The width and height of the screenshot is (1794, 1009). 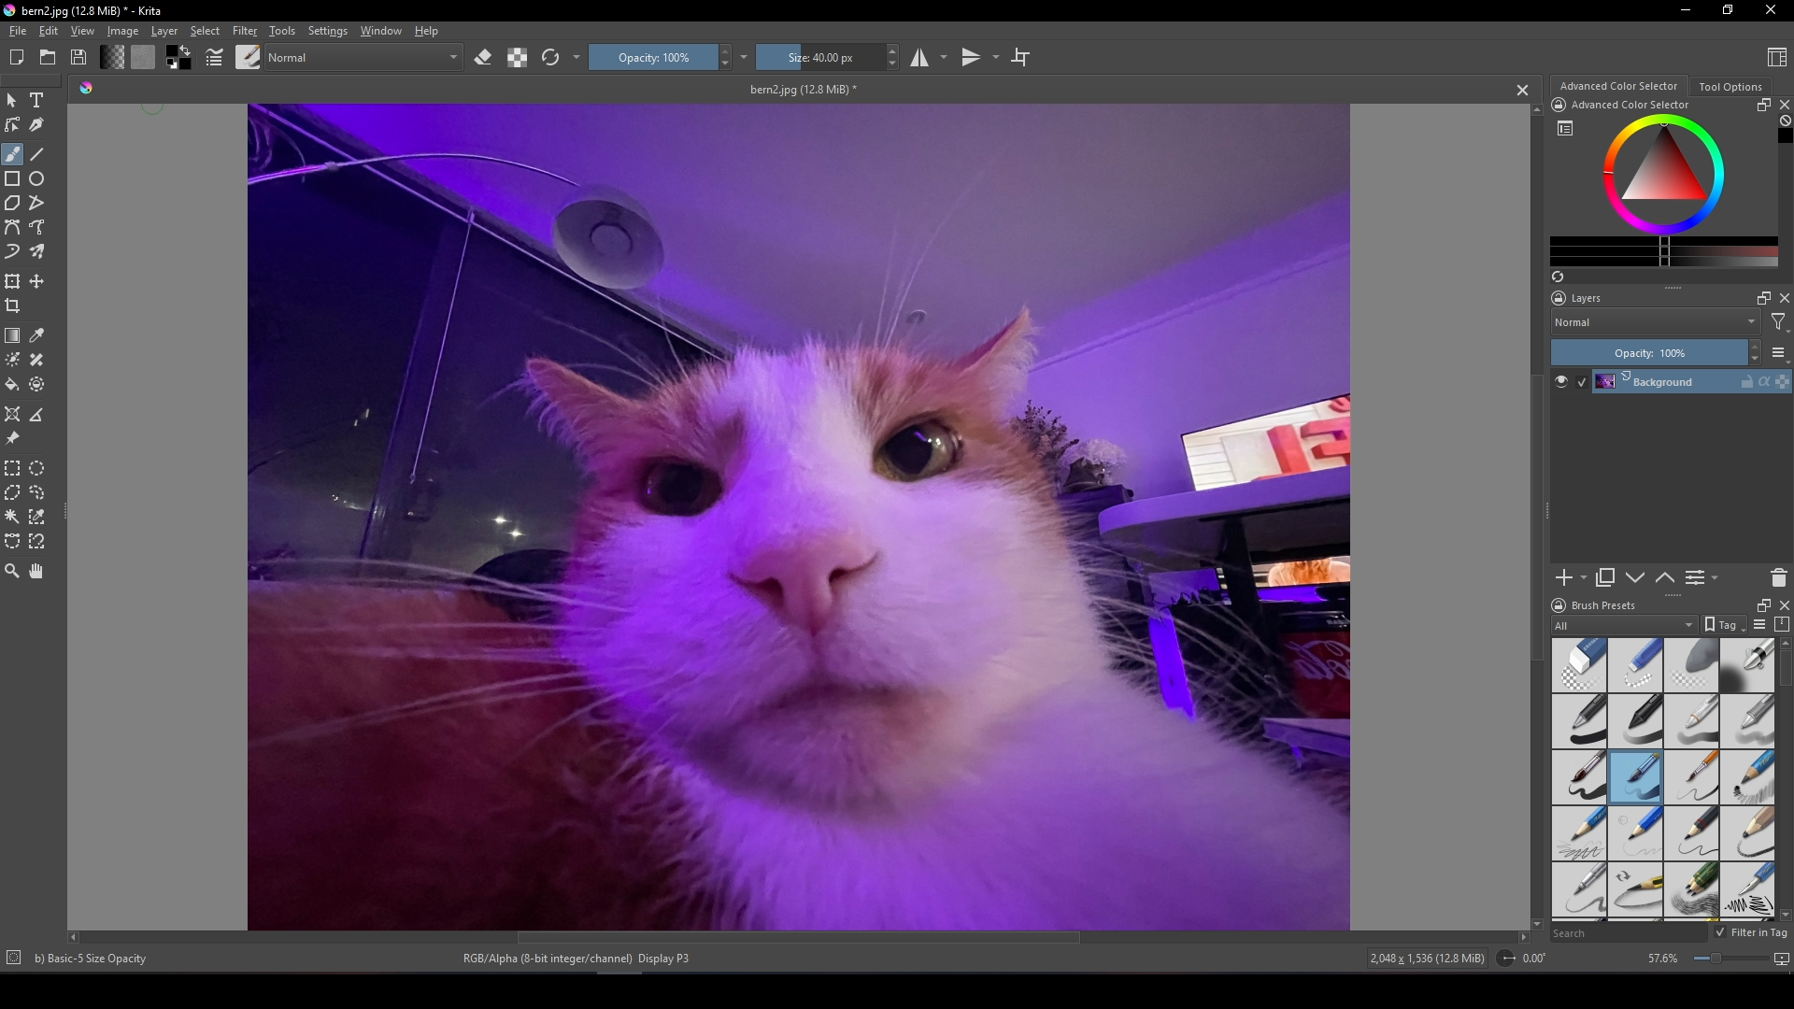 What do you see at coordinates (1702, 577) in the screenshot?
I see `View or change layer properties` at bounding box center [1702, 577].